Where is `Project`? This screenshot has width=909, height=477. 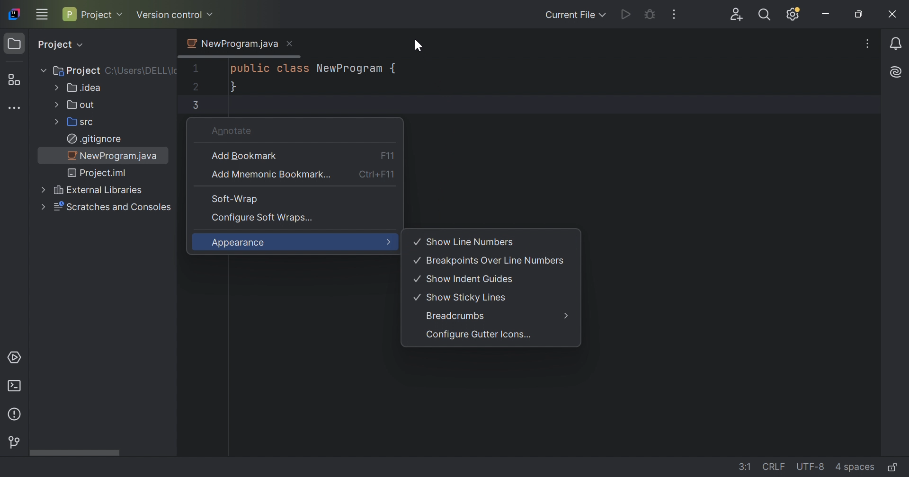 Project is located at coordinates (16, 44).